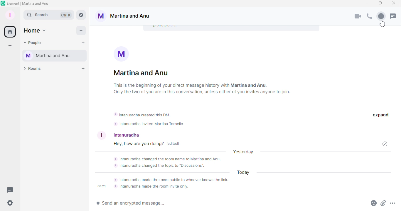 The height and width of the screenshot is (211, 401). What do you see at coordinates (382, 24) in the screenshot?
I see `Cursor` at bounding box center [382, 24].